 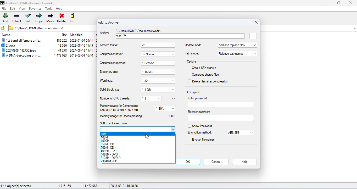 What do you see at coordinates (112, 158) in the screenshot?
I see `8128-DVD DL` at bounding box center [112, 158].